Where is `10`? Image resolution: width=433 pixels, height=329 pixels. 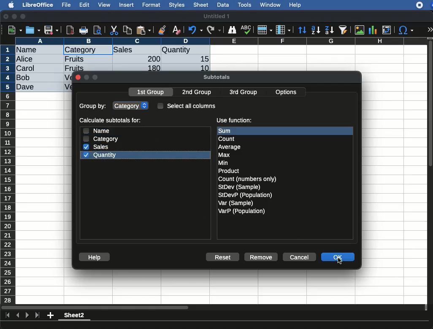 10 is located at coordinates (202, 67).